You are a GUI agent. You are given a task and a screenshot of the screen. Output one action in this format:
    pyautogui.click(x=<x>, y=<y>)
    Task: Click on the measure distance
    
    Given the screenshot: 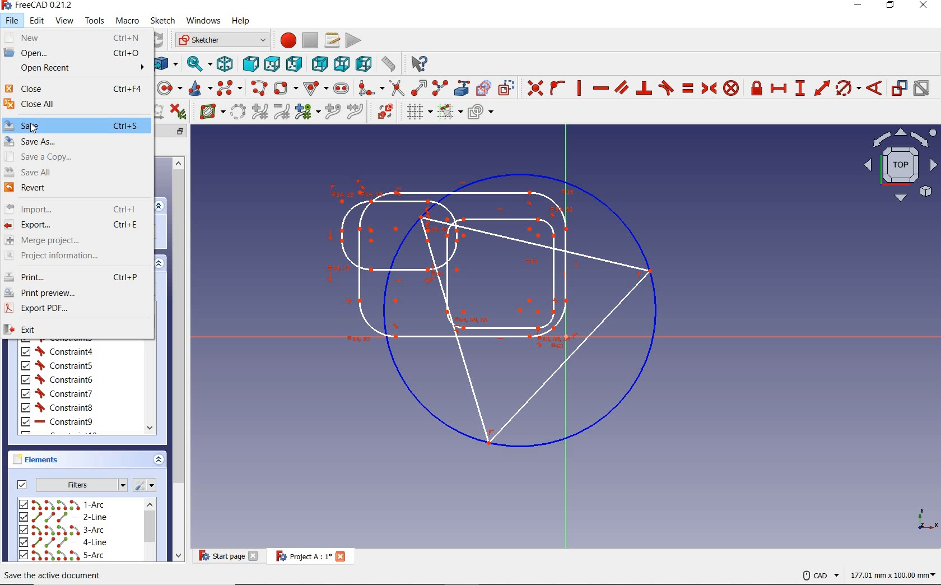 What is the action you would take?
    pyautogui.click(x=390, y=63)
    